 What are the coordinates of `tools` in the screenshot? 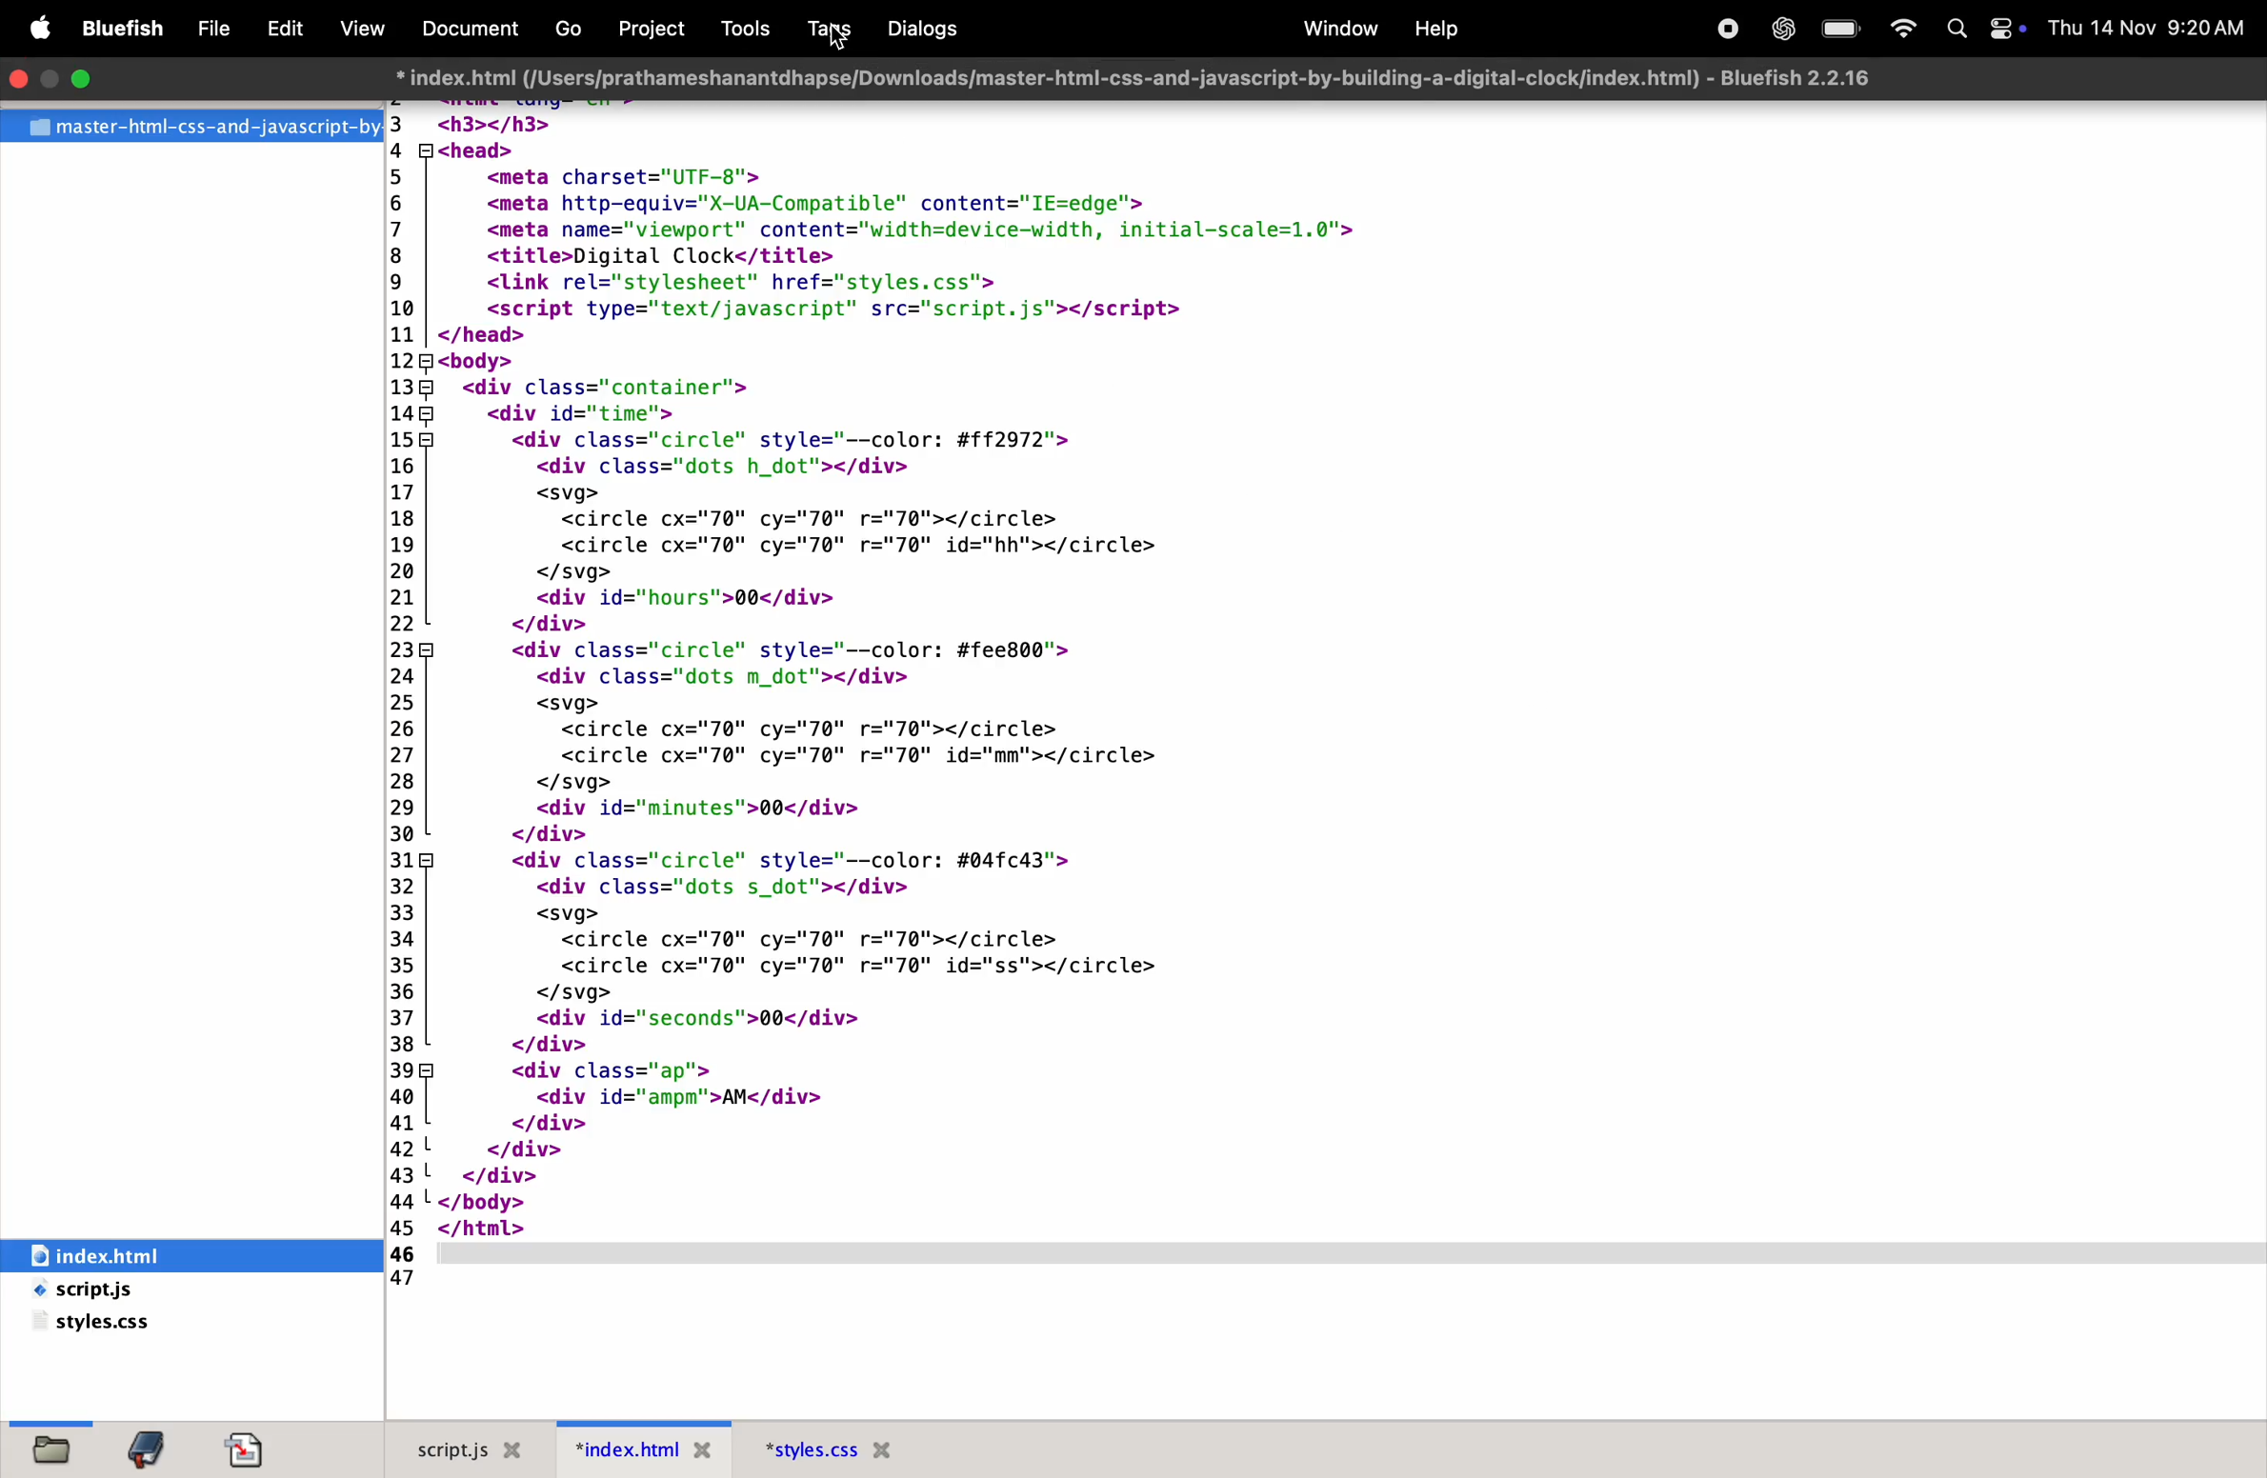 It's located at (747, 29).